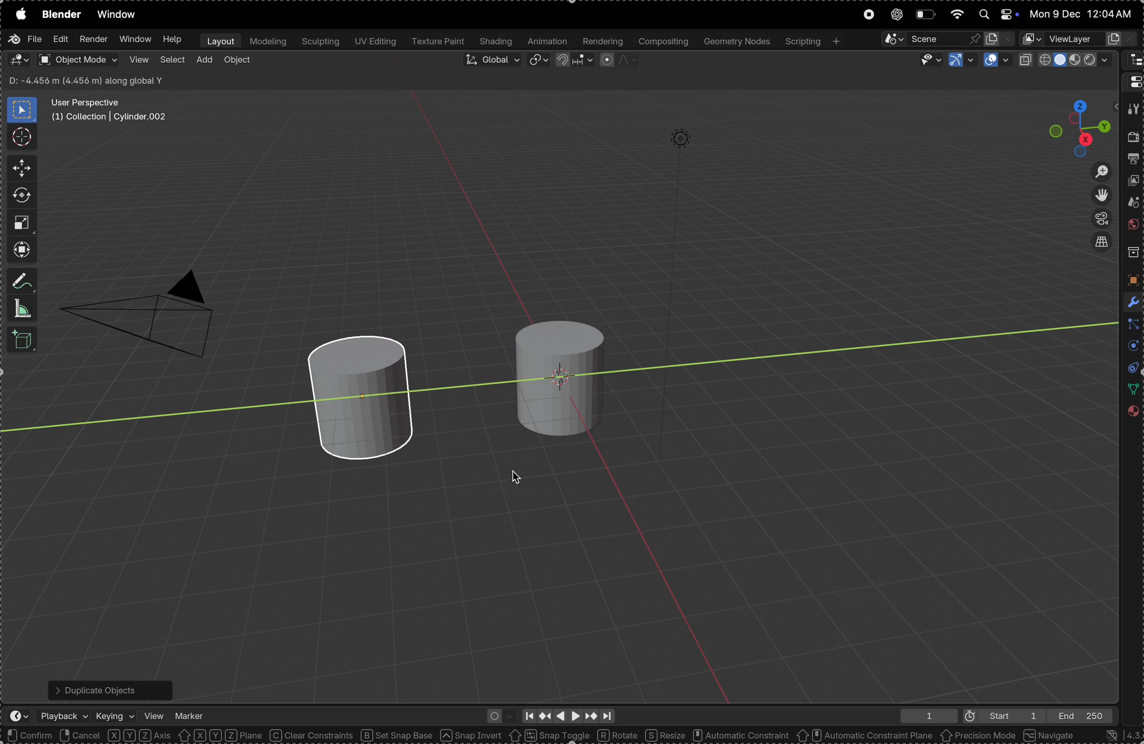  Describe the element at coordinates (601, 41) in the screenshot. I see `rendering` at that location.